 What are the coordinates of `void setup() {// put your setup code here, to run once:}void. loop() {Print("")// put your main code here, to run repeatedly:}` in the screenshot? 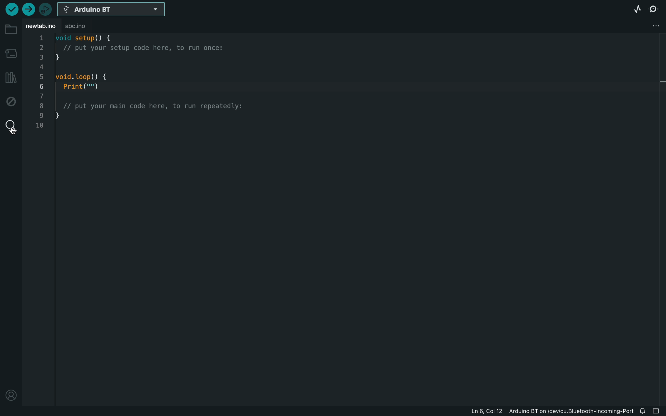 It's located at (163, 83).